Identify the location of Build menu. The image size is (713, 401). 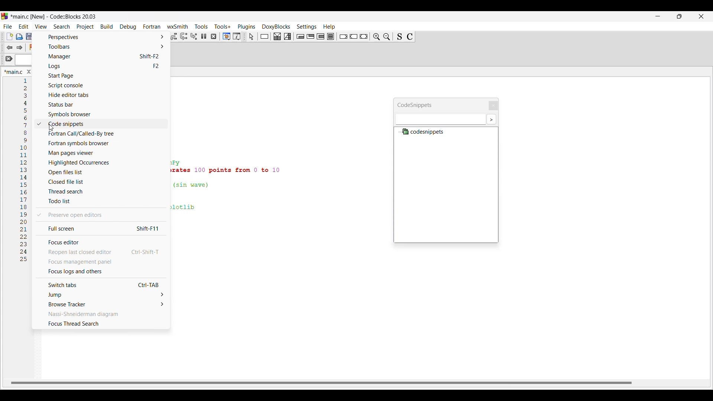
(107, 26).